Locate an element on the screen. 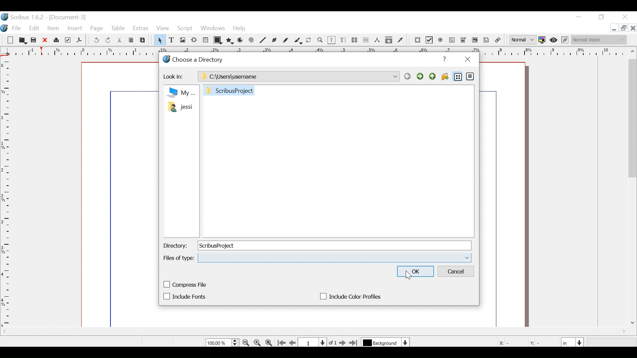  Toggle color Management System is located at coordinates (542, 40).